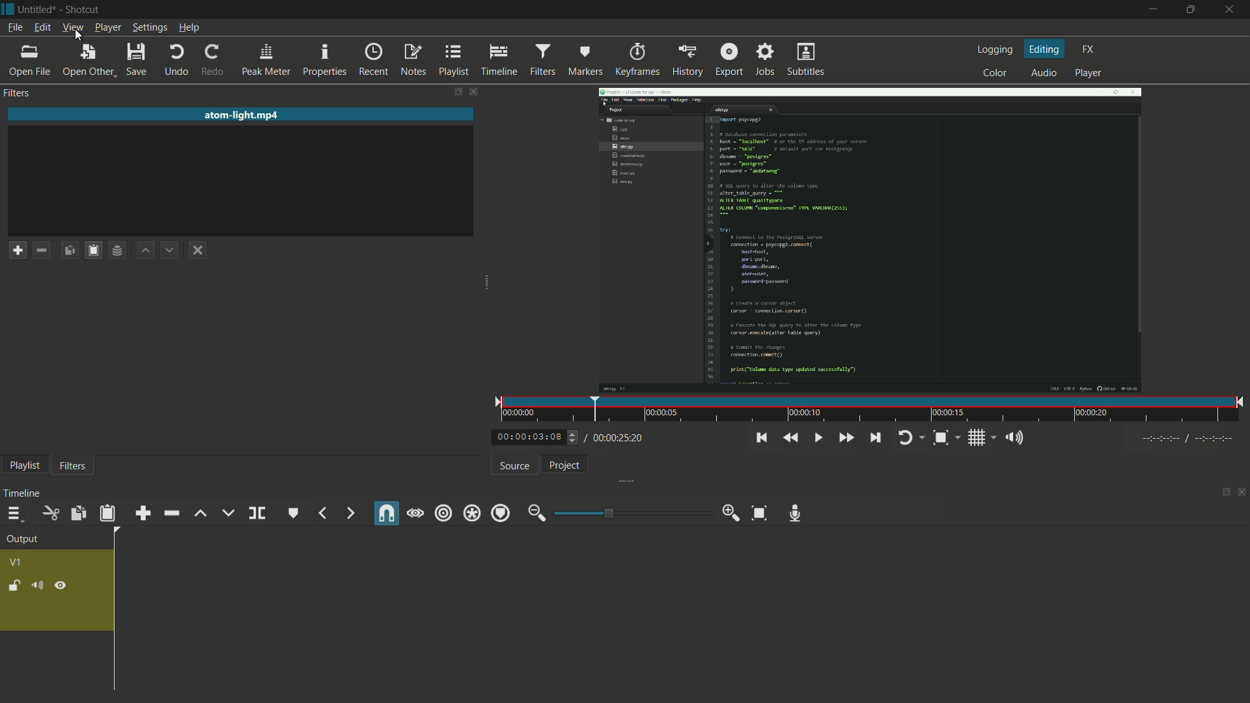  Describe the element at coordinates (1153, 10) in the screenshot. I see `minimize` at that location.